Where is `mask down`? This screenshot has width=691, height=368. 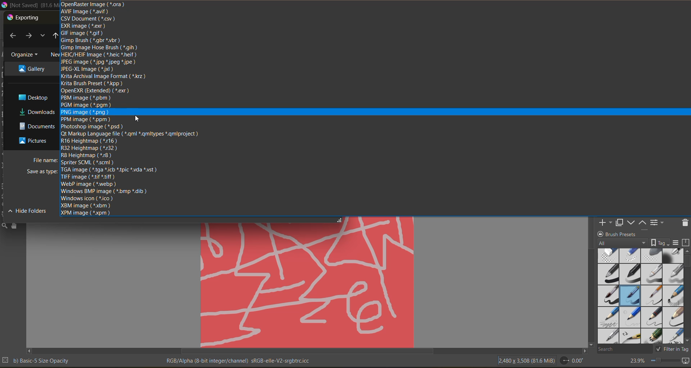 mask down is located at coordinates (631, 223).